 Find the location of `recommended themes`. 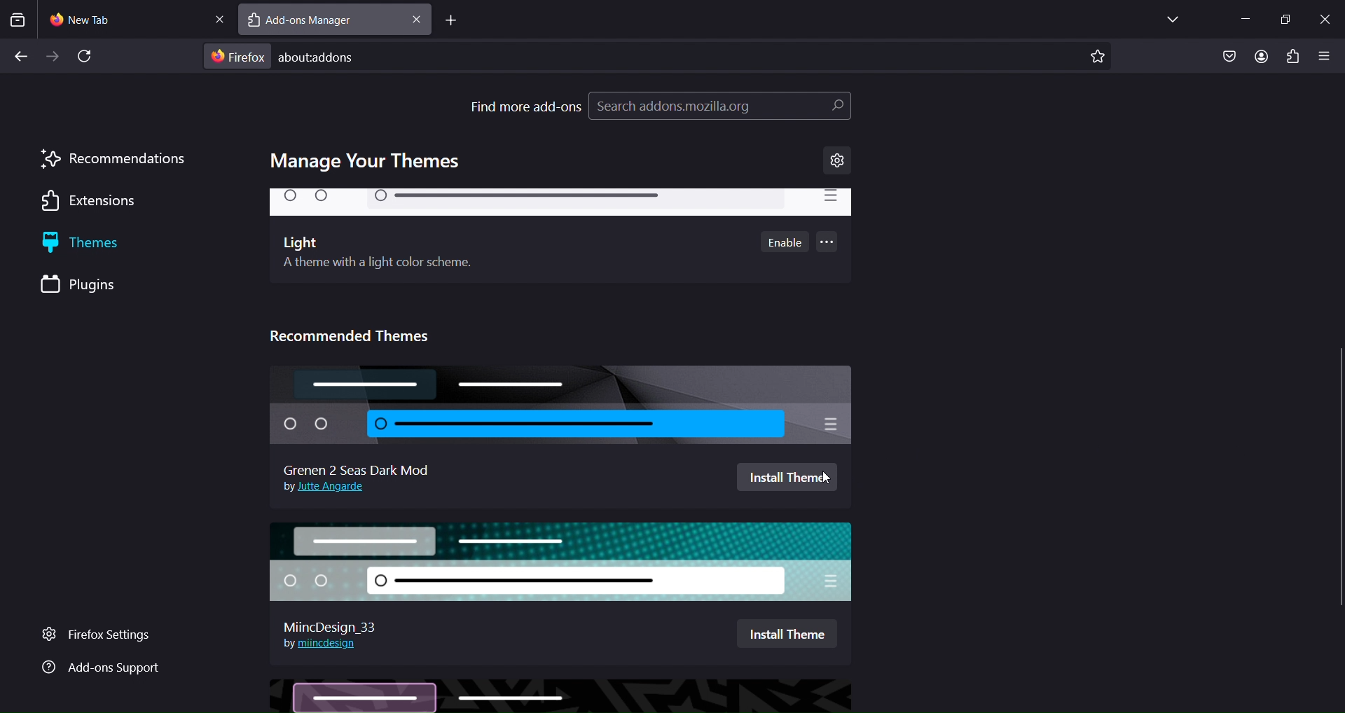

recommended themes is located at coordinates (358, 333).